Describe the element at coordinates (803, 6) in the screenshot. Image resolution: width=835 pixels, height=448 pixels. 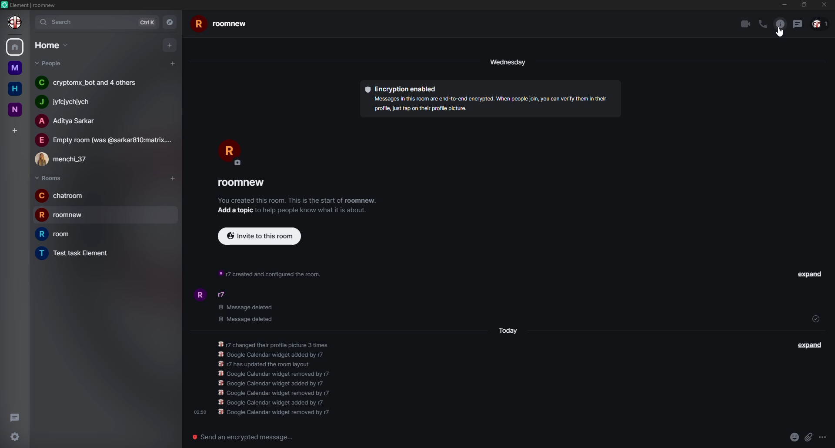
I see `max` at that location.